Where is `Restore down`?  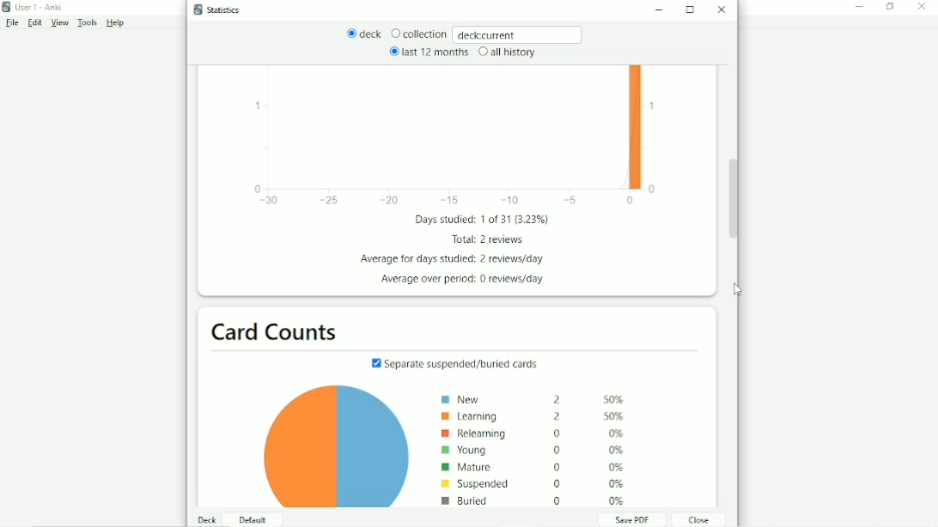
Restore down is located at coordinates (891, 7).